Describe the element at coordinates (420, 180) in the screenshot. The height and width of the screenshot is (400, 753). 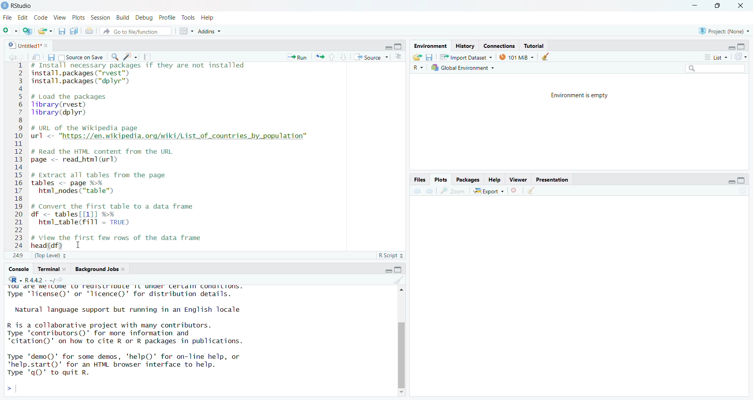
I see `Files` at that location.